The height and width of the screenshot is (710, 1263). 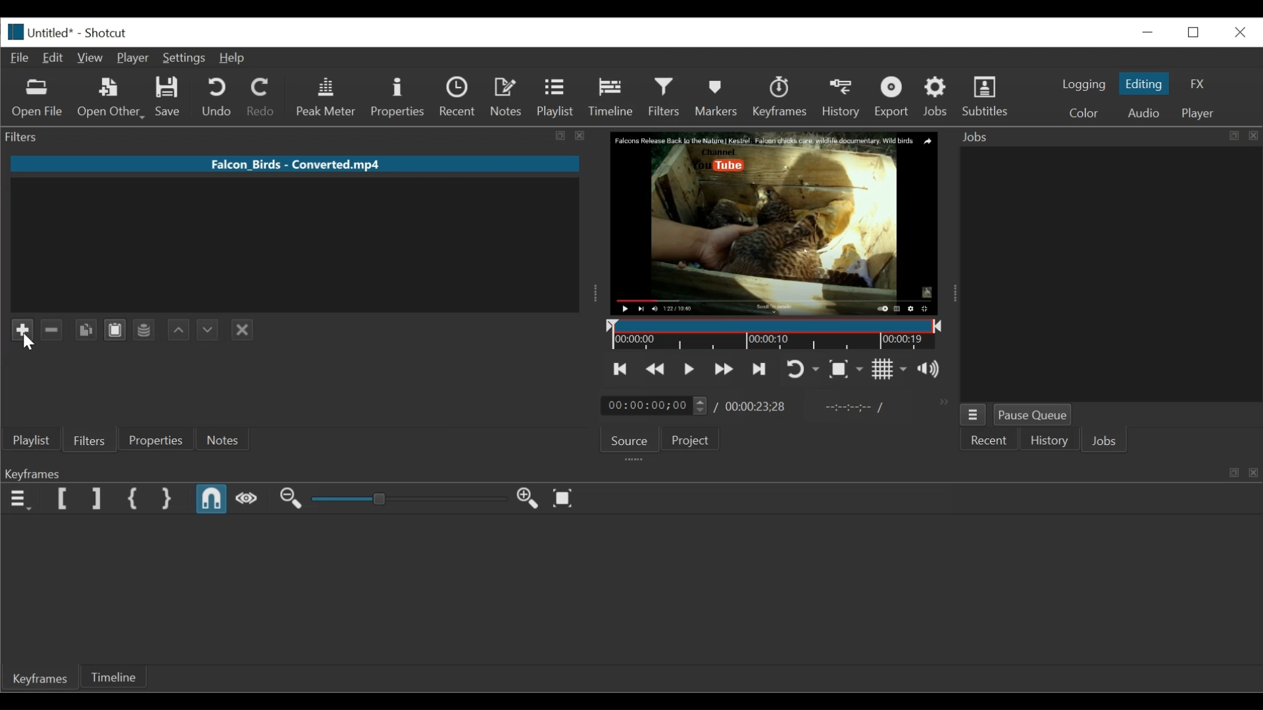 I want to click on In point, so click(x=847, y=408).